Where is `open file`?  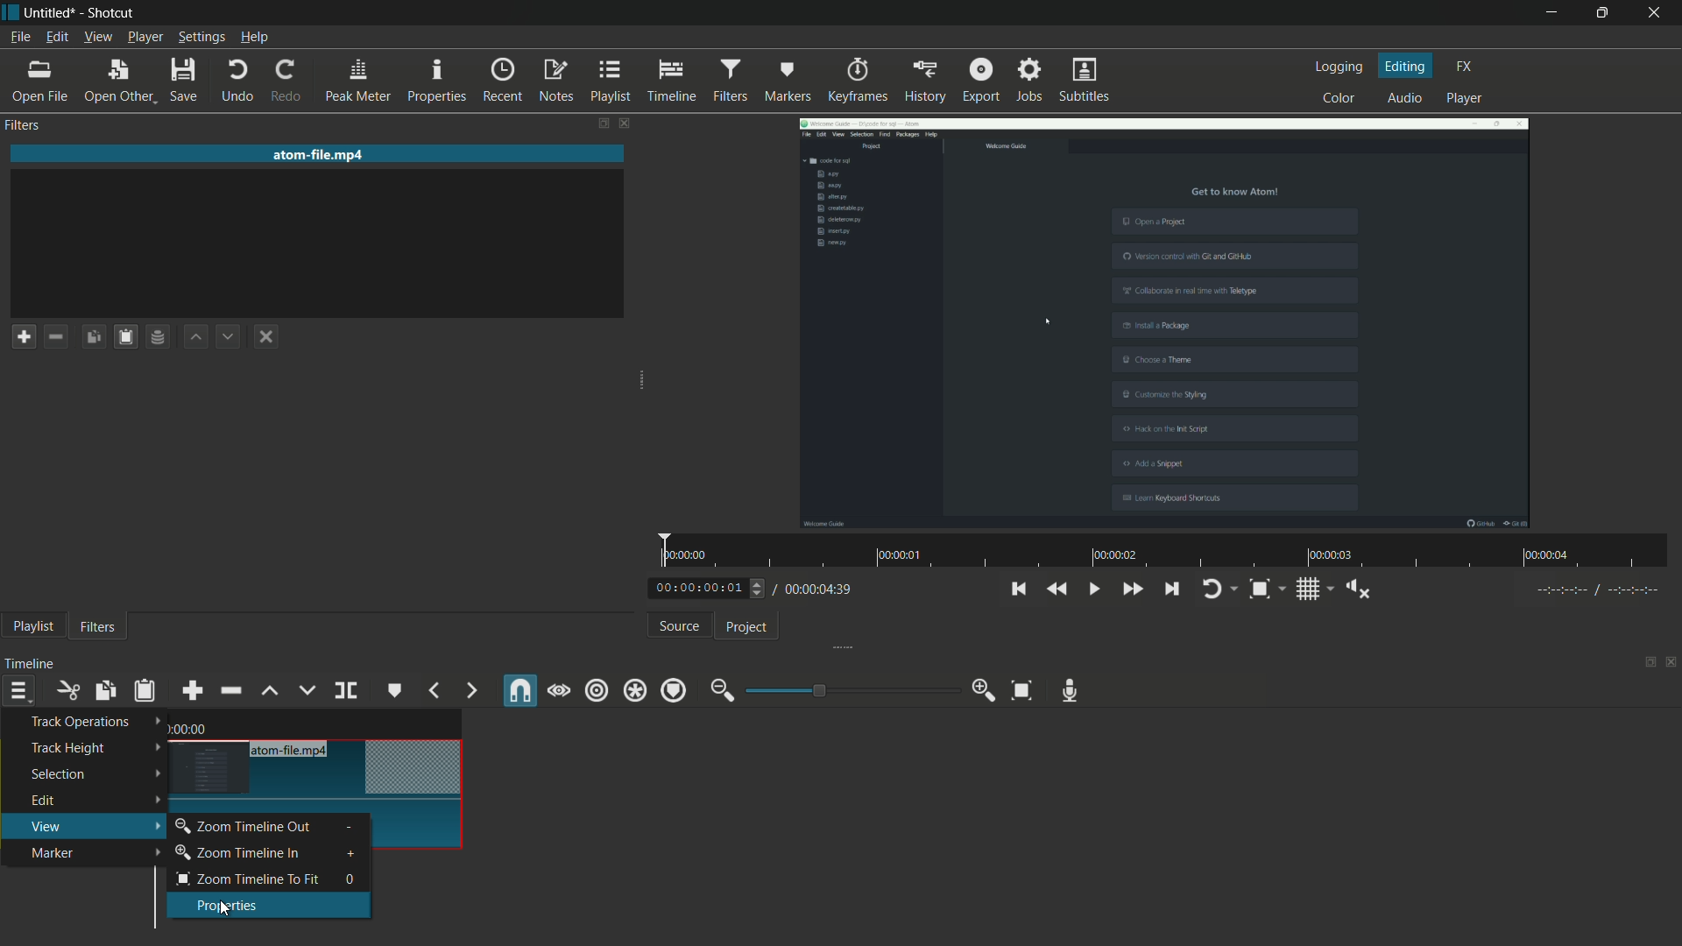 open file is located at coordinates (36, 81).